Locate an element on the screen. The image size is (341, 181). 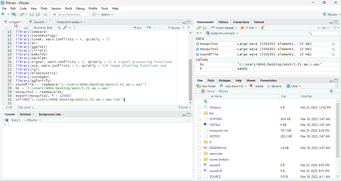
open is located at coordinates (46, 15).